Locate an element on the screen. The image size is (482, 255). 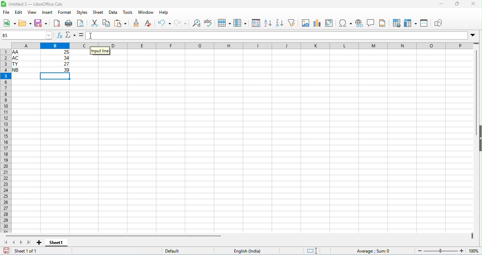
file is located at coordinates (7, 13).